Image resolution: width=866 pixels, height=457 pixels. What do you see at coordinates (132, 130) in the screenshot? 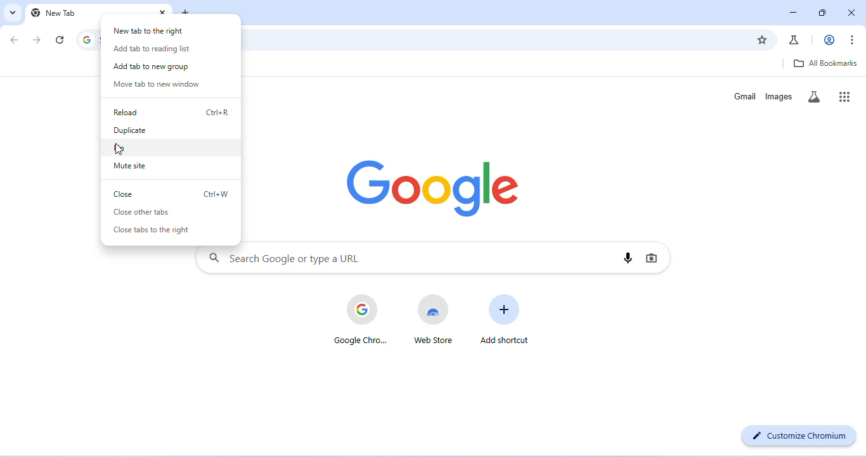
I see `duplicate` at bounding box center [132, 130].